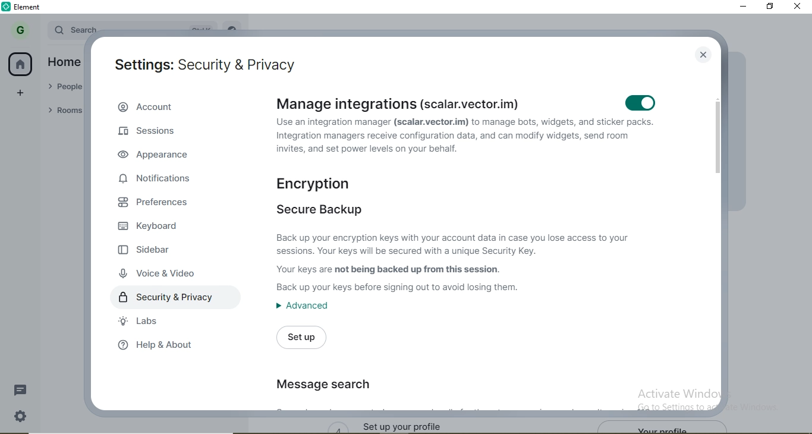 The height and width of the screenshot is (434, 812). Describe the element at coordinates (159, 134) in the screenshot. I see `sessions` at that location.